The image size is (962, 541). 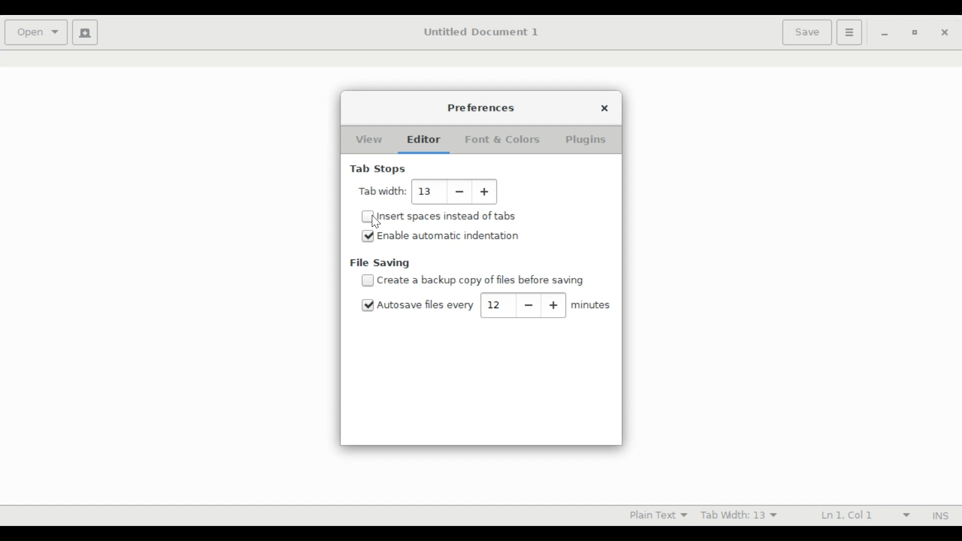 I want to click on Close, so click(x=606, y=108).